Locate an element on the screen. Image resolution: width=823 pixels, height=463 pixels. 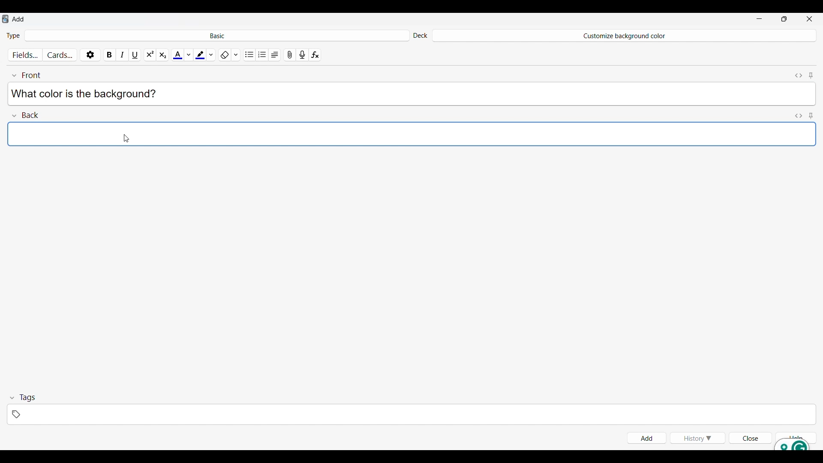
Record audio is located at coordinates (302, 54).